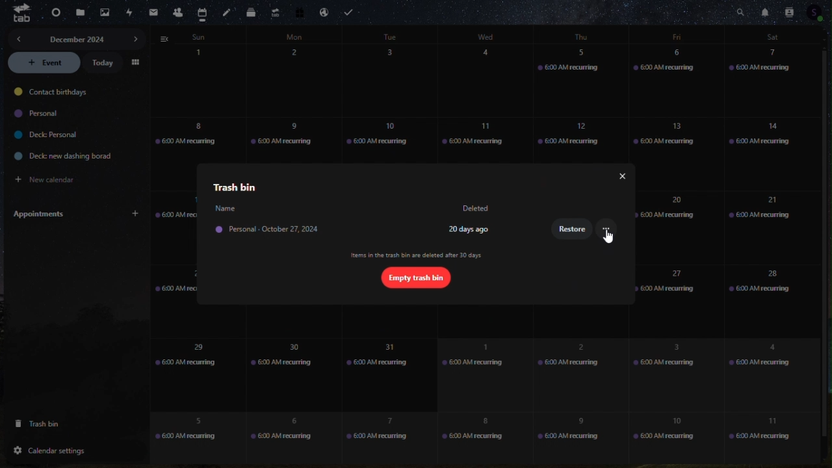 The height and width of the screenshot is (468, 832). What do you see at coordinates (606, 229) in the screenshot?
I see `more options` at bounding box center [606, 229].